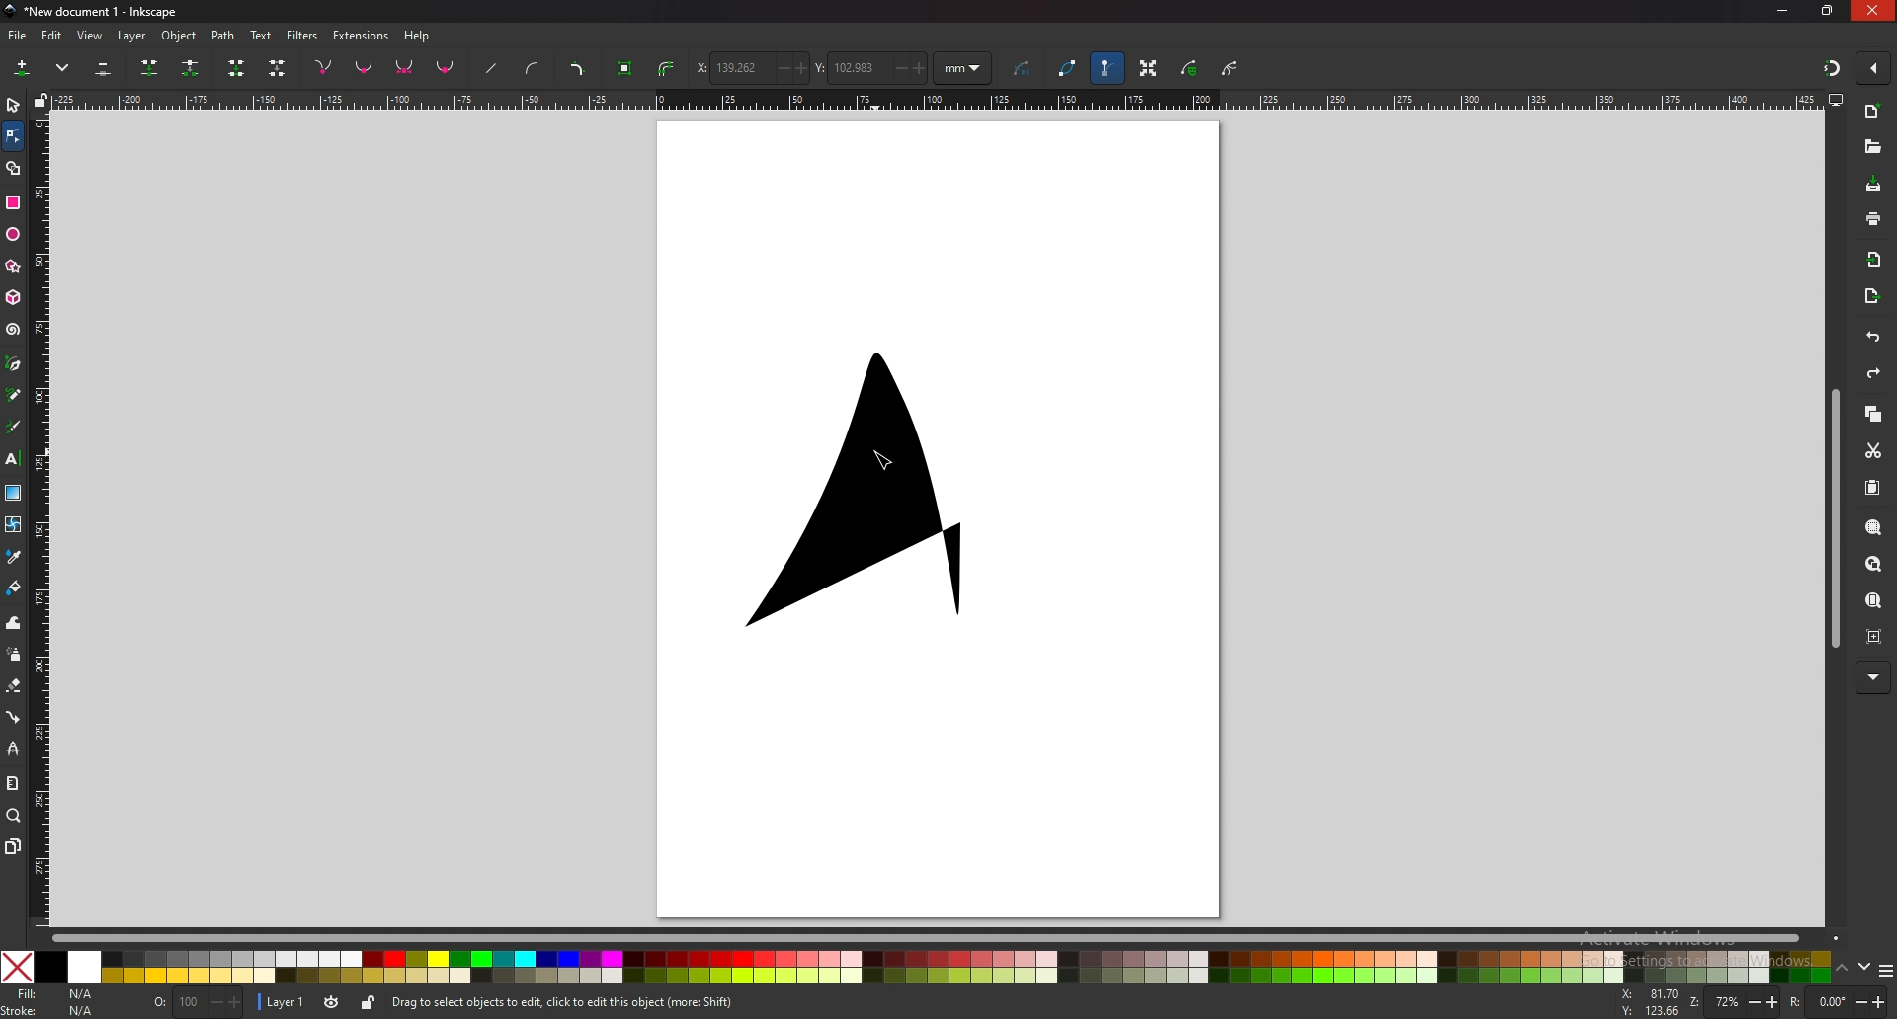 The width and height of the screenshot is (1897, 1019). Describe the element at coordinates (13, 623) in the screenshot. I see `tweak` at that location.